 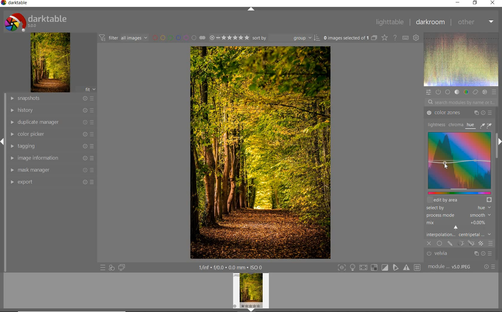 What do you see at coordinates (395, 38) in the screenshot?
I see `ENABLE FOR ONLINE HELP` at bounding box center [395, 38].